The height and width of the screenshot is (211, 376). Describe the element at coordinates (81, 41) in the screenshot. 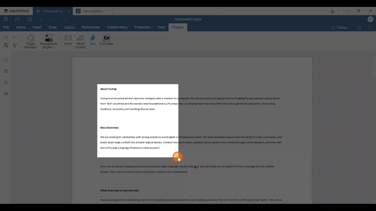

I see `Word counter` at that location.